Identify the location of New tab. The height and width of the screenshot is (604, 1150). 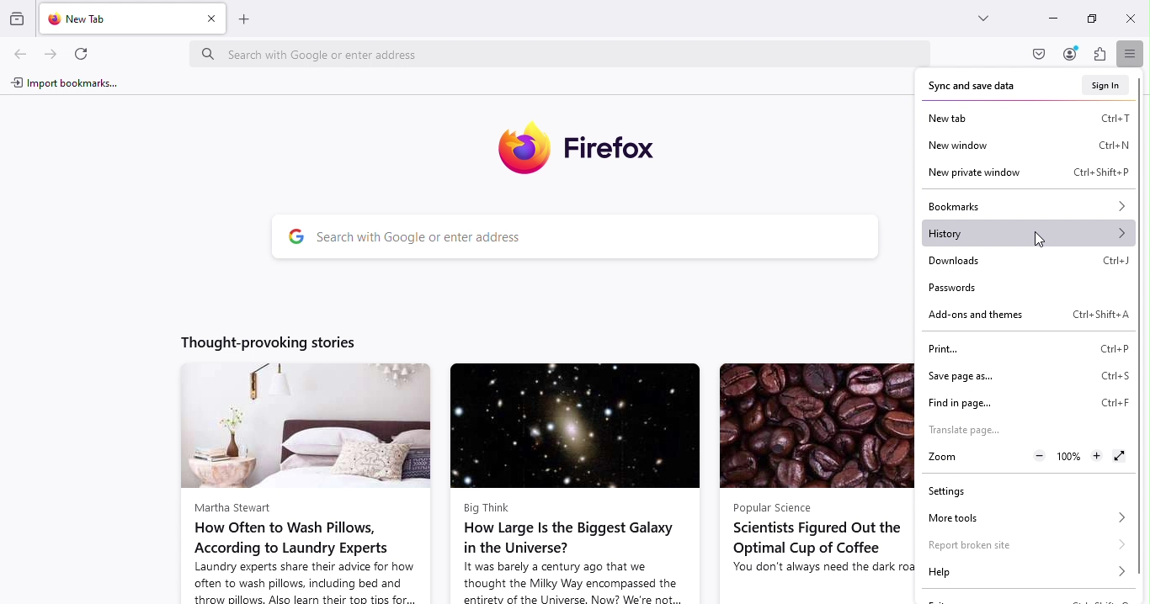
(1029, 117).